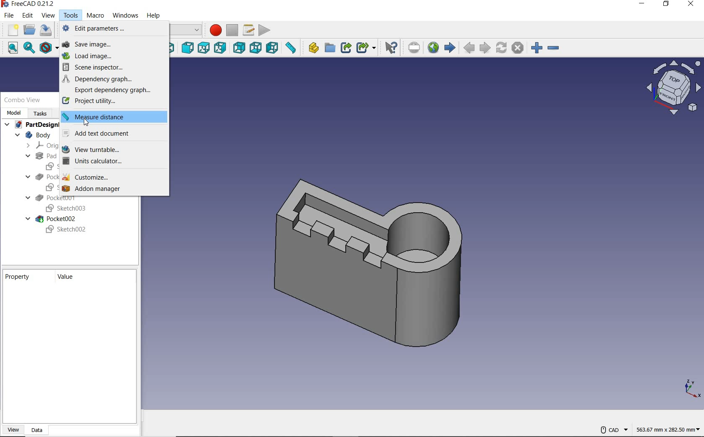  What do you see at coordinates (114, 45) in the screenshot?
I see `SAVE IMAGE` at bounding box center [114, 45].